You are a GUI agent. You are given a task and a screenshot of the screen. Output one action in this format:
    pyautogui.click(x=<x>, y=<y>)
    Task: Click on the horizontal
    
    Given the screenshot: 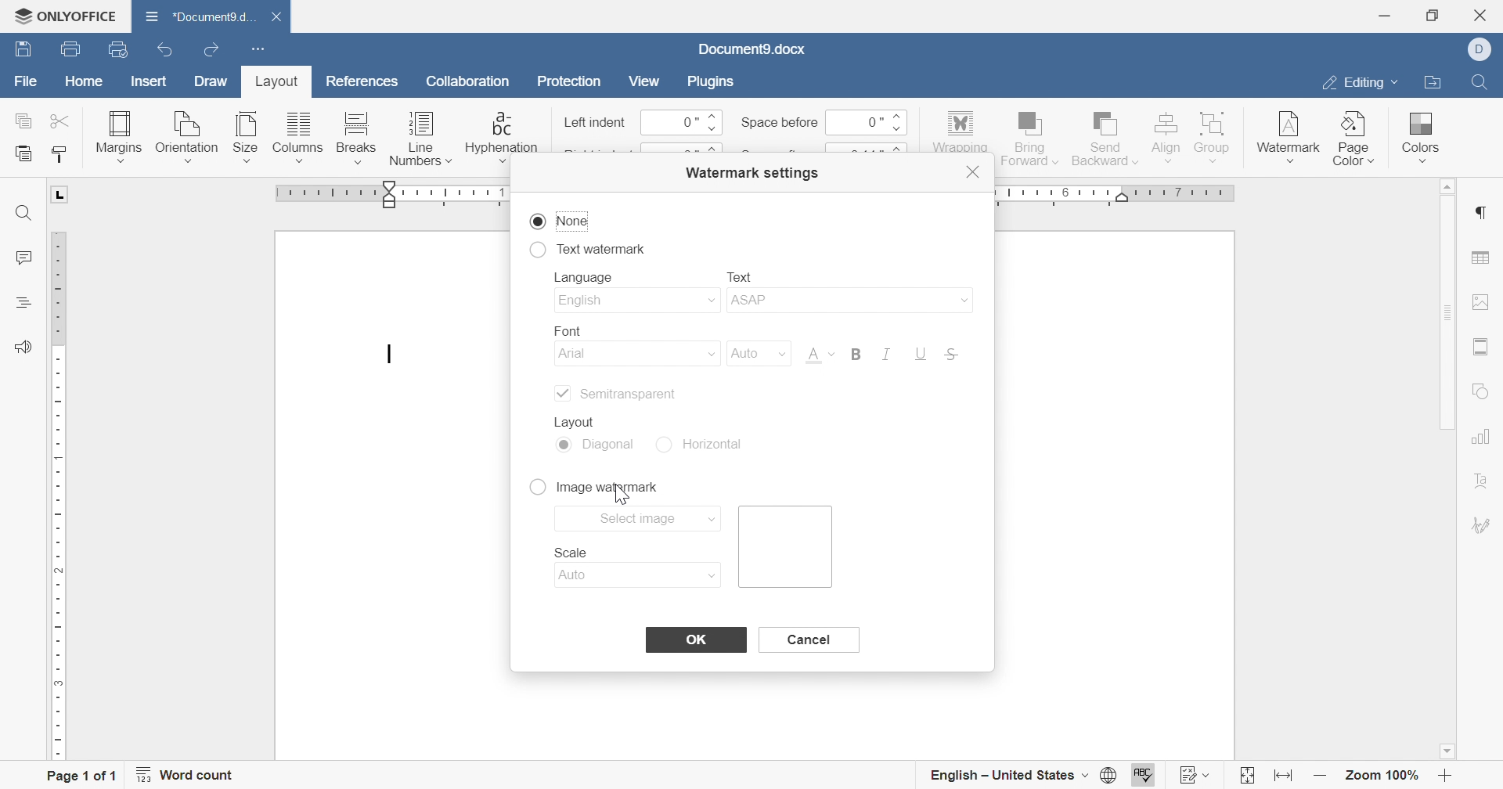 What is the action you would take?
    pyautogui.click(x=707, y=444)
    